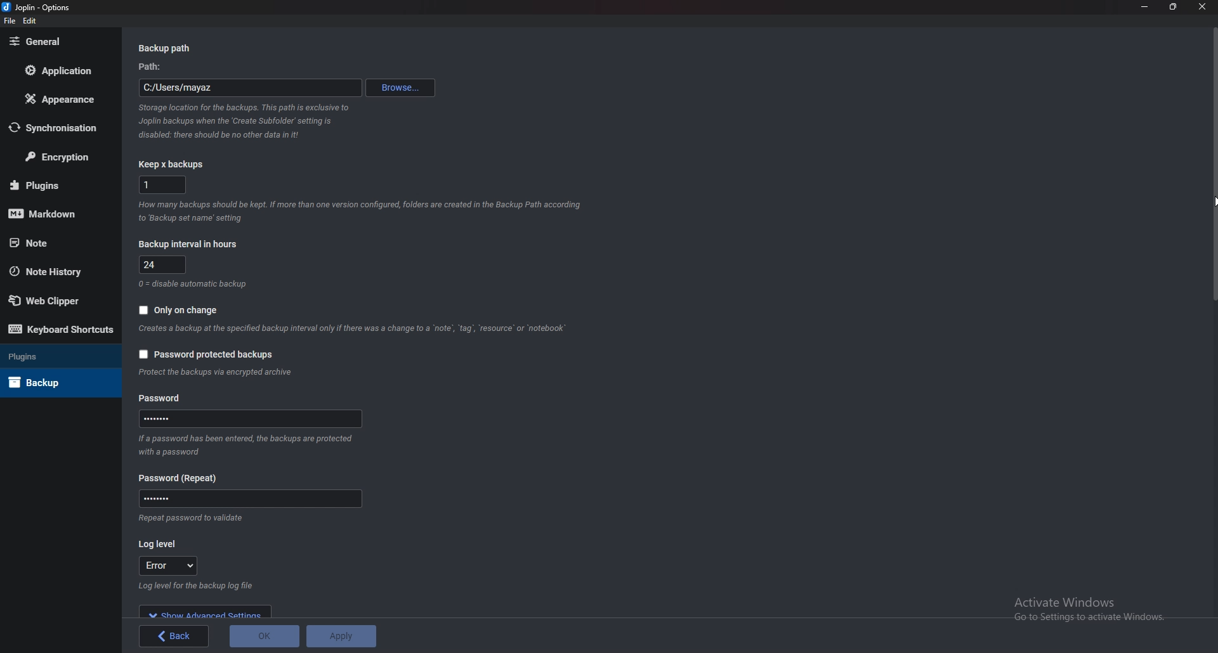  I want to click on Hours, so click(164, 264).